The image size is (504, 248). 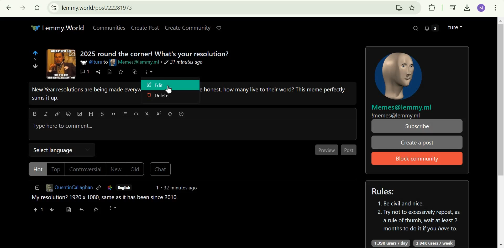 What do you see at coordinates (468, 8) in the screenshot?
I see `Downloads` at bounding box center [468, 8].